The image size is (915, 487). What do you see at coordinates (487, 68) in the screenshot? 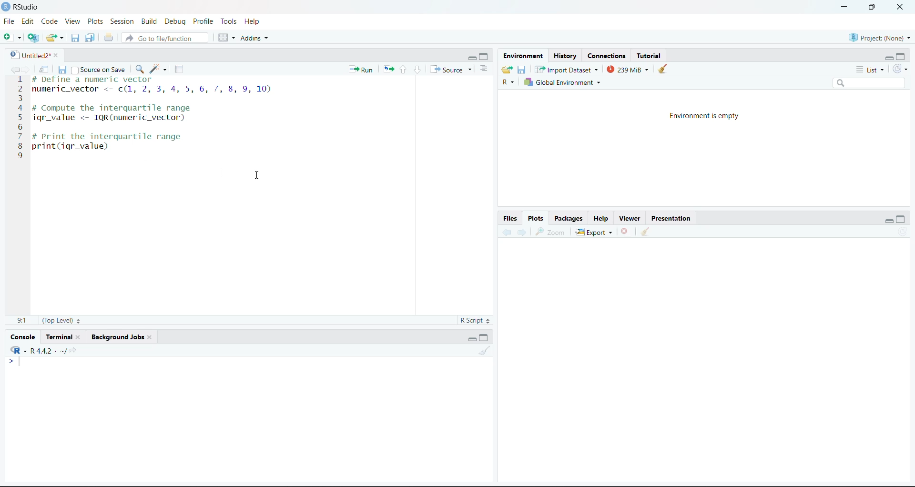
I see `Show document outline (Ctrl + Shift + O)` at bounding box center [487, 68].